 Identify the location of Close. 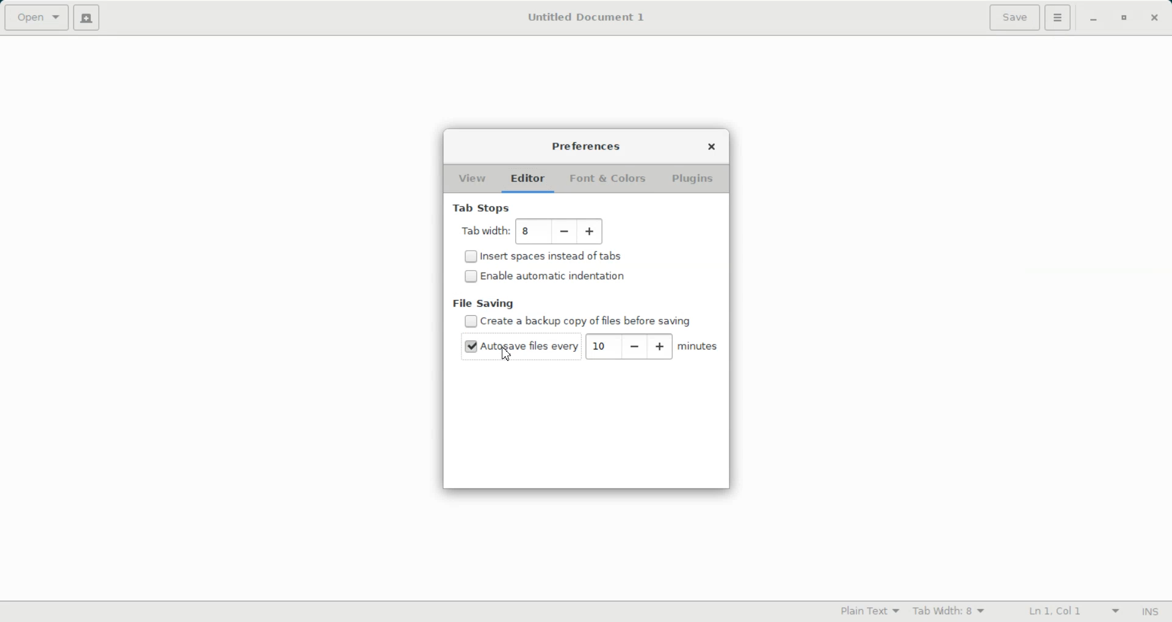
(712, 147).